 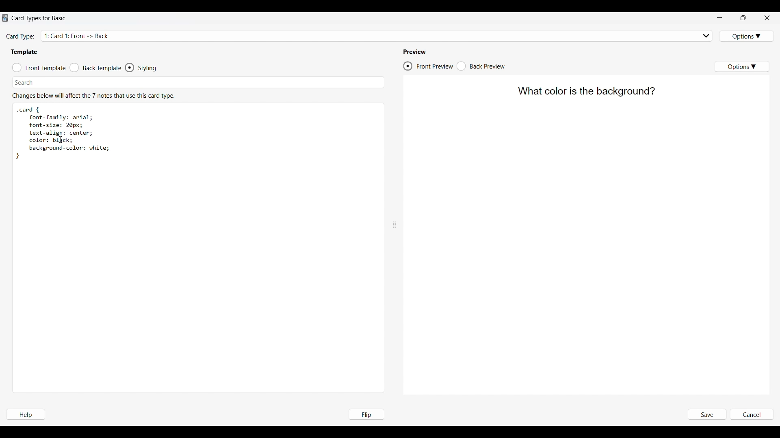 I want to click on Styling selected, so click(x=130, y=67).